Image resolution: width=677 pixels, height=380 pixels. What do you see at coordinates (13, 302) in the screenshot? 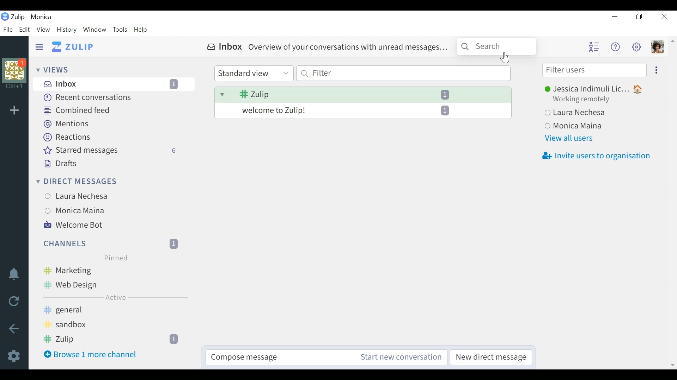
I see `Reload` at bounding box center [13, 302].